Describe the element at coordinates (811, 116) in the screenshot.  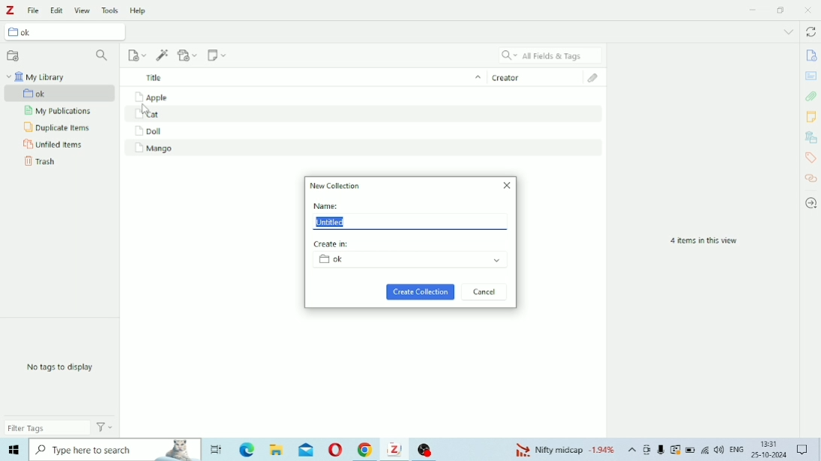
I see `Notes` at that location.